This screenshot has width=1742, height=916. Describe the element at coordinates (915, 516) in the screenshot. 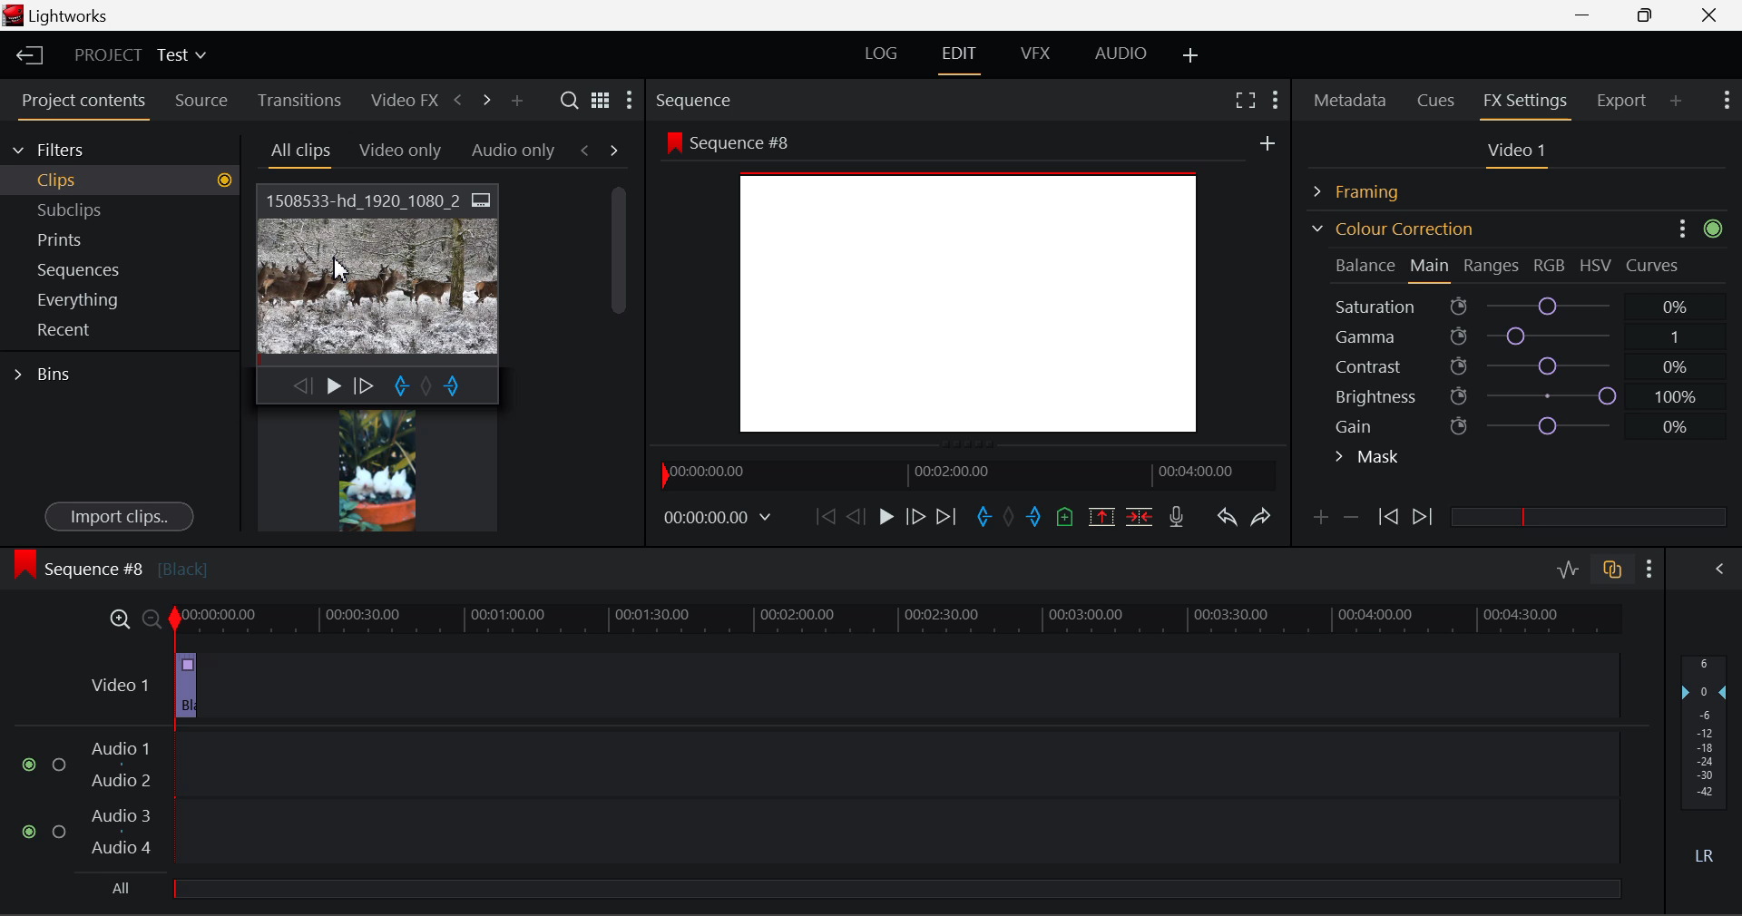

I see `Go Forward` at that location.